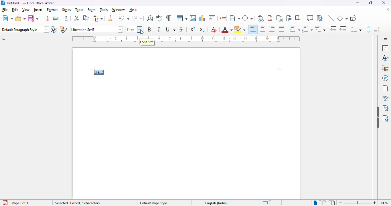  What do you see at coordinates (267, 203) in the screenshot?
I see `standard selection` at bounding box center [267, 203].